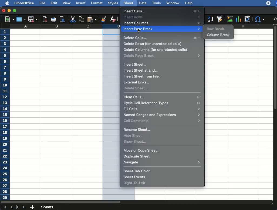 The width and height of the screenshot is (277, 210). I want to click on print, so click(54, 19).